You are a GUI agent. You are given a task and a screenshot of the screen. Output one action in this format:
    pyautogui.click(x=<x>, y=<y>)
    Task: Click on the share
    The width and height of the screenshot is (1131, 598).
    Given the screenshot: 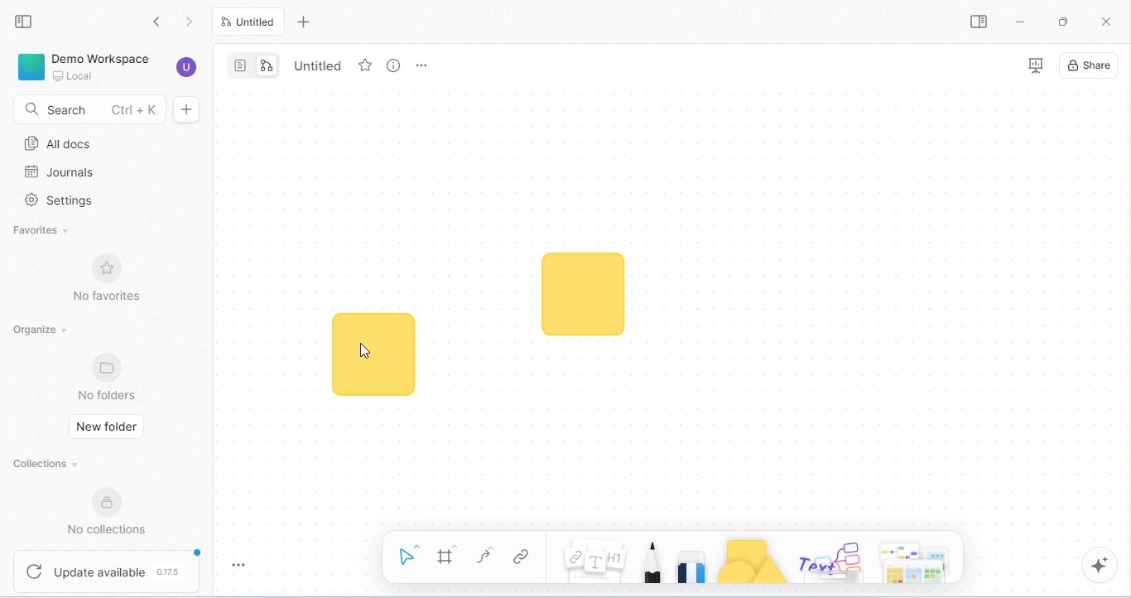 What is the action you would take?
    pyautogui.click(x=1092, y=67)
    